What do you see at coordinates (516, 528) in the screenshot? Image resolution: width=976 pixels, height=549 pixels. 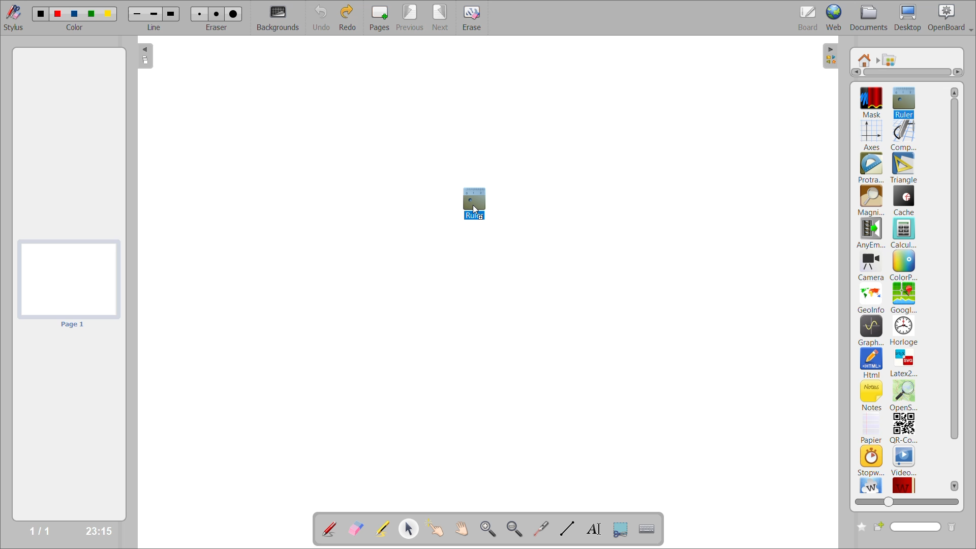 I see `zoom out` at bounding box center [516, 528].